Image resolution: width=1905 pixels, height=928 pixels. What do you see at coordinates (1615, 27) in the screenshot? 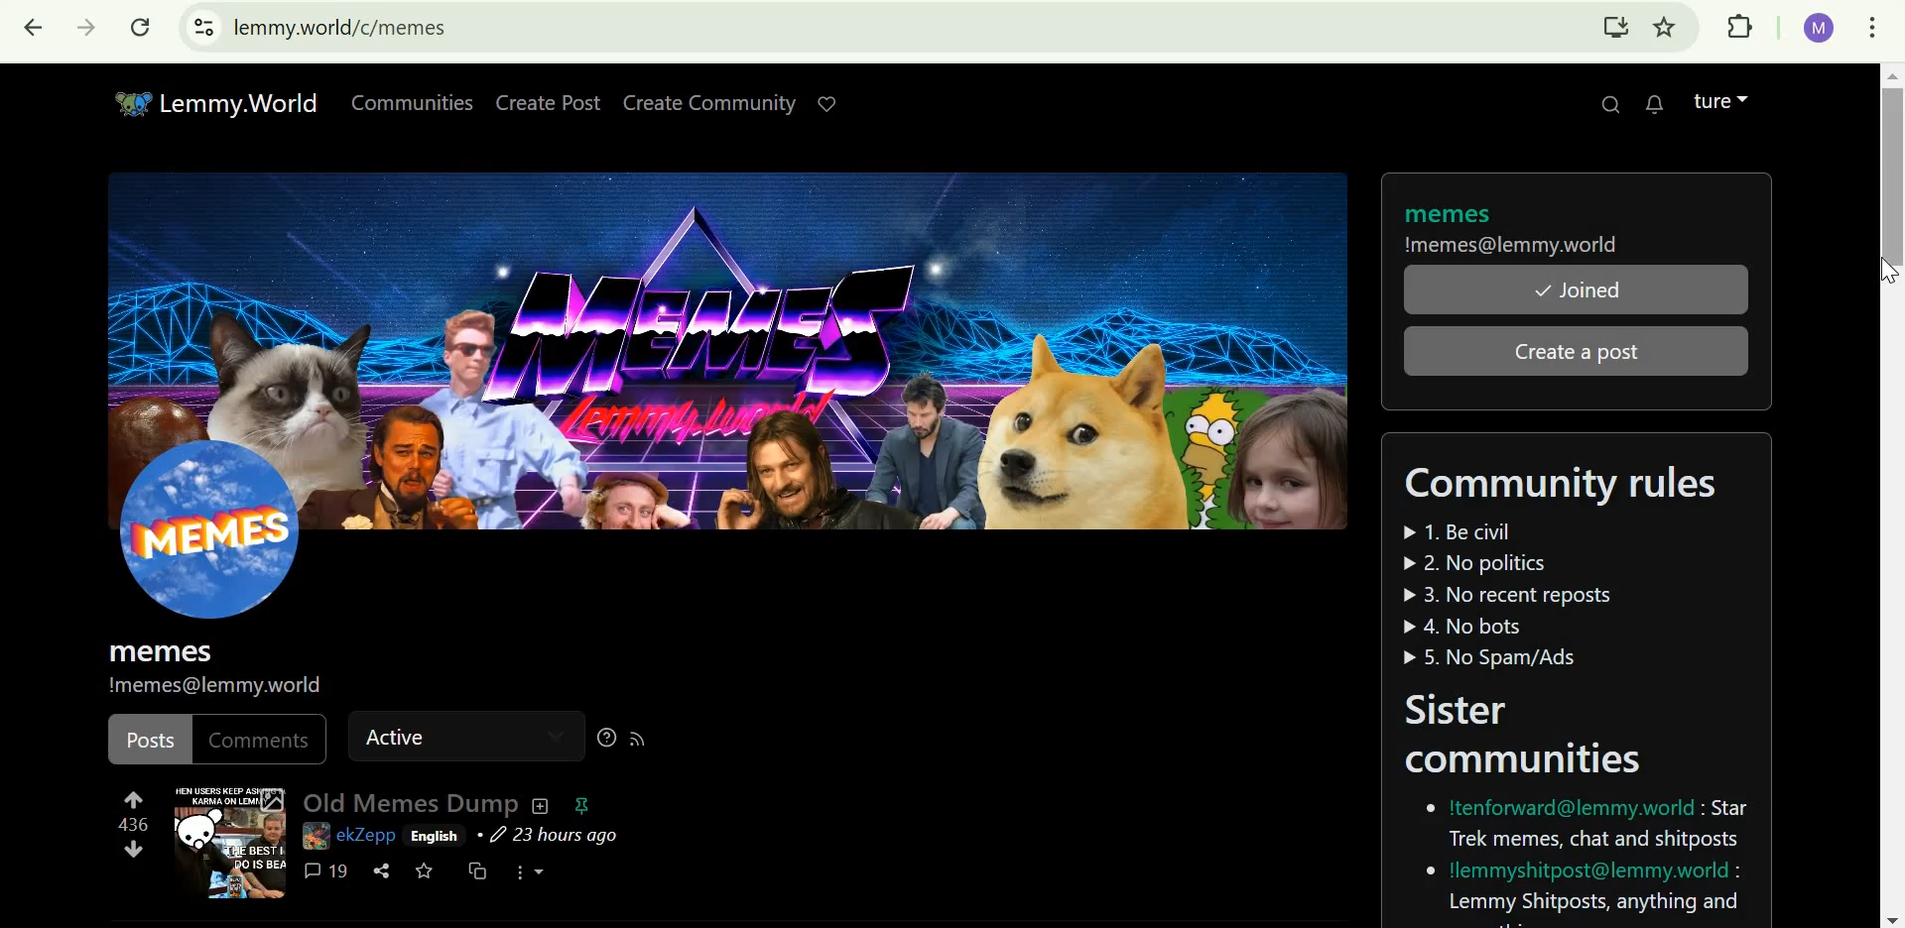
I see `install lemmy.world` at bounding box center [1615, 27].